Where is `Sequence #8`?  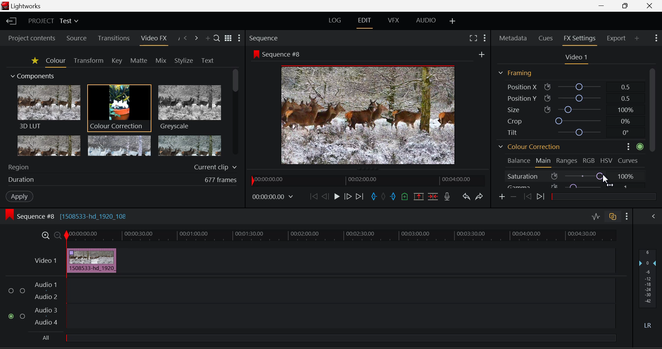
Sequence #8 is located at coordinates (277, 53).